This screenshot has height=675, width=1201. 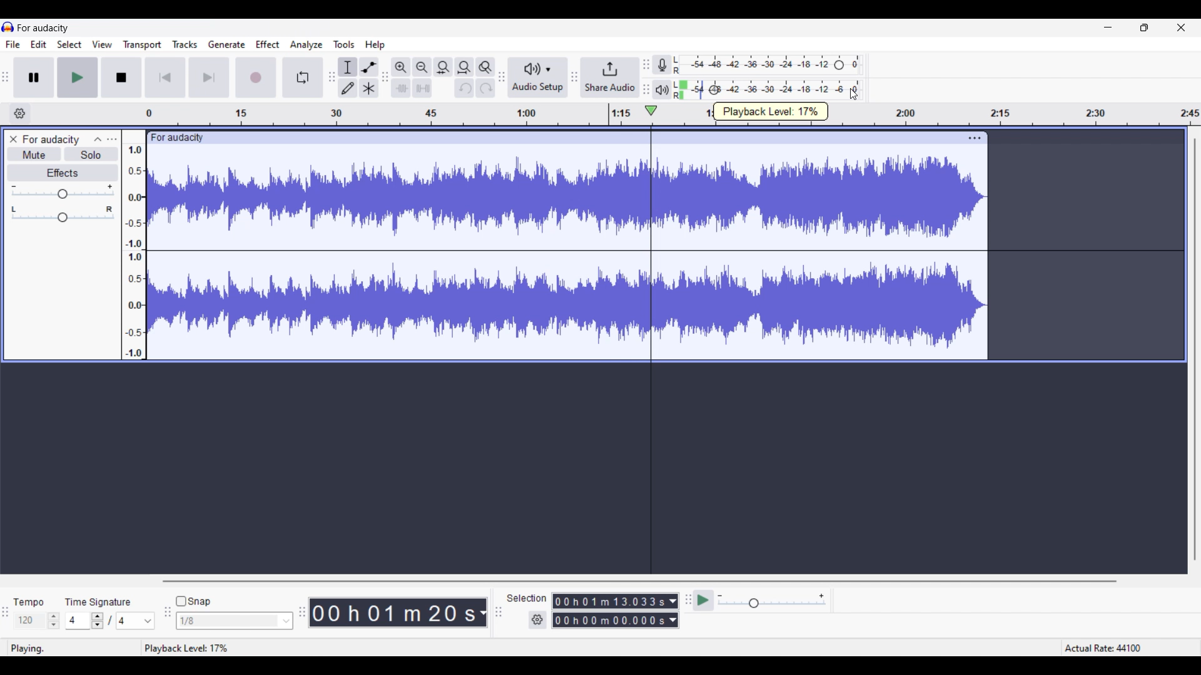 I want to click on Scale to measure sound intensity, so click(x=134, y=251).